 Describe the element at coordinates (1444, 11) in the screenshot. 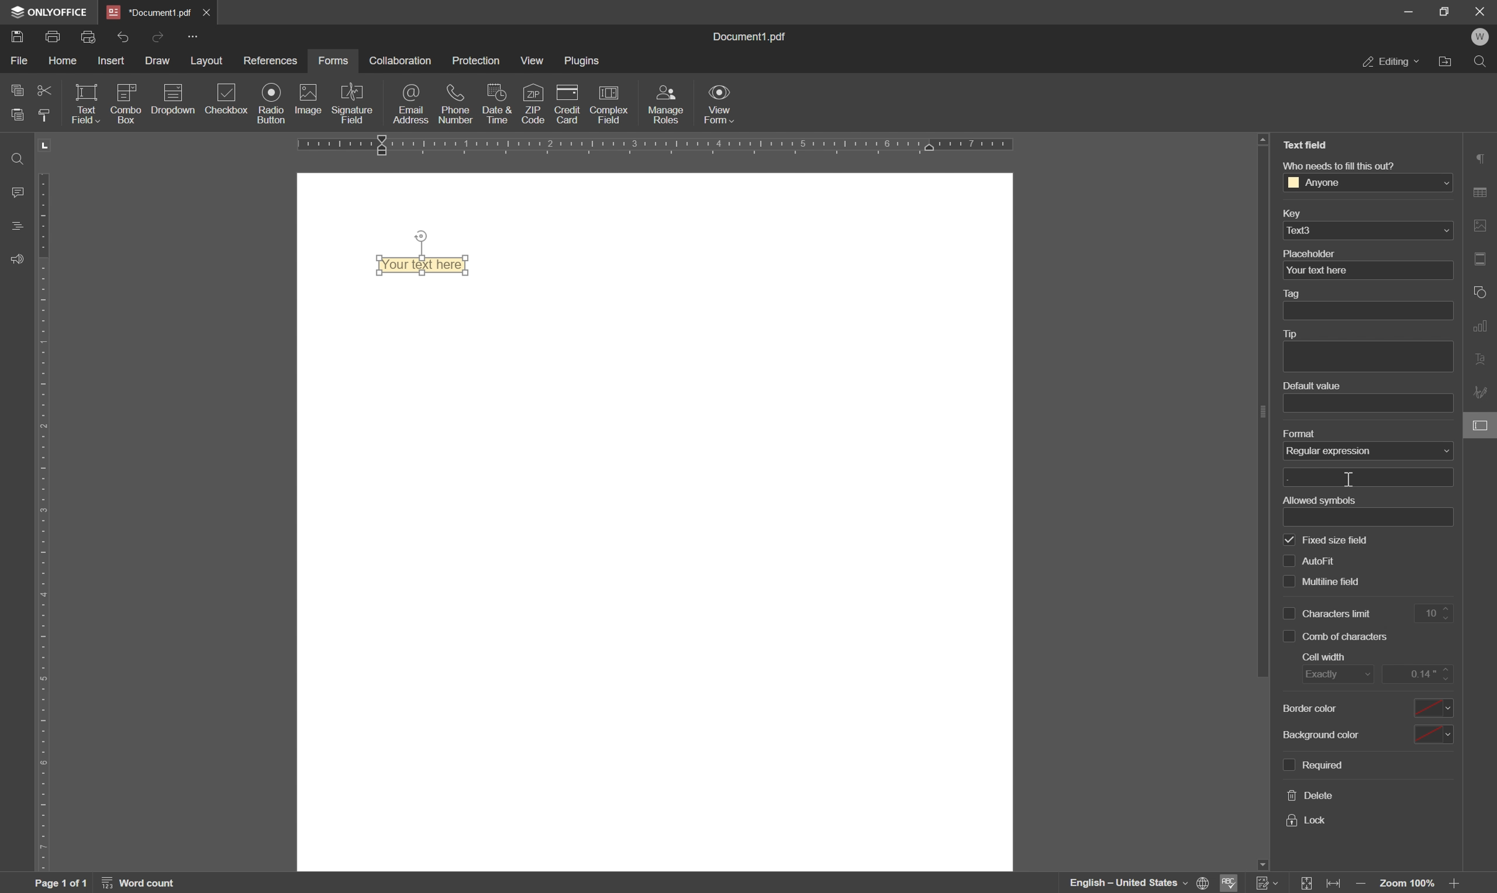

I see `restore down` at that location.